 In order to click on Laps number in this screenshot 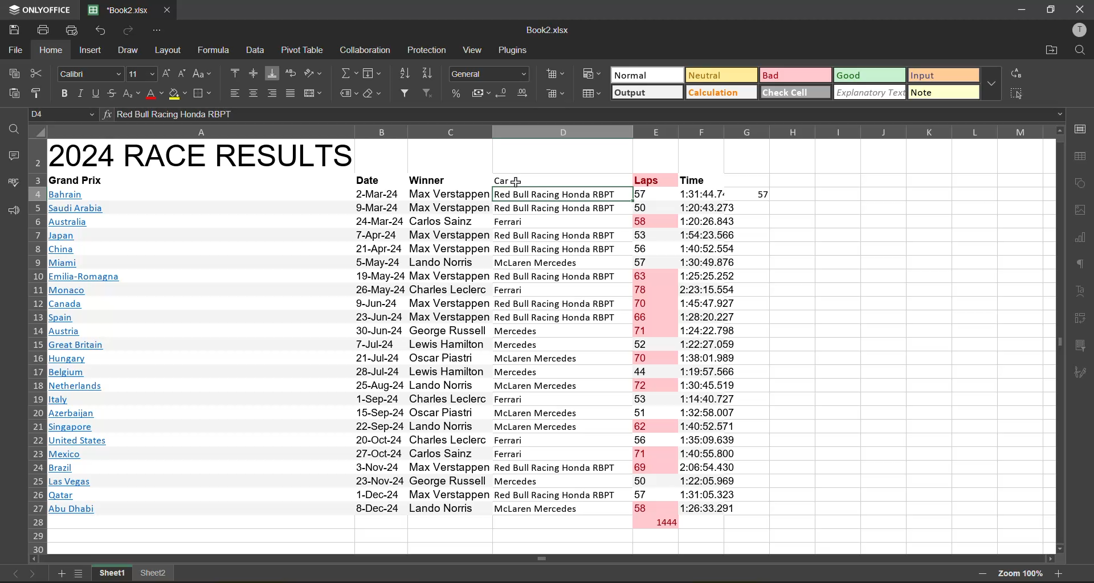, I will do `click(656, 359)`.